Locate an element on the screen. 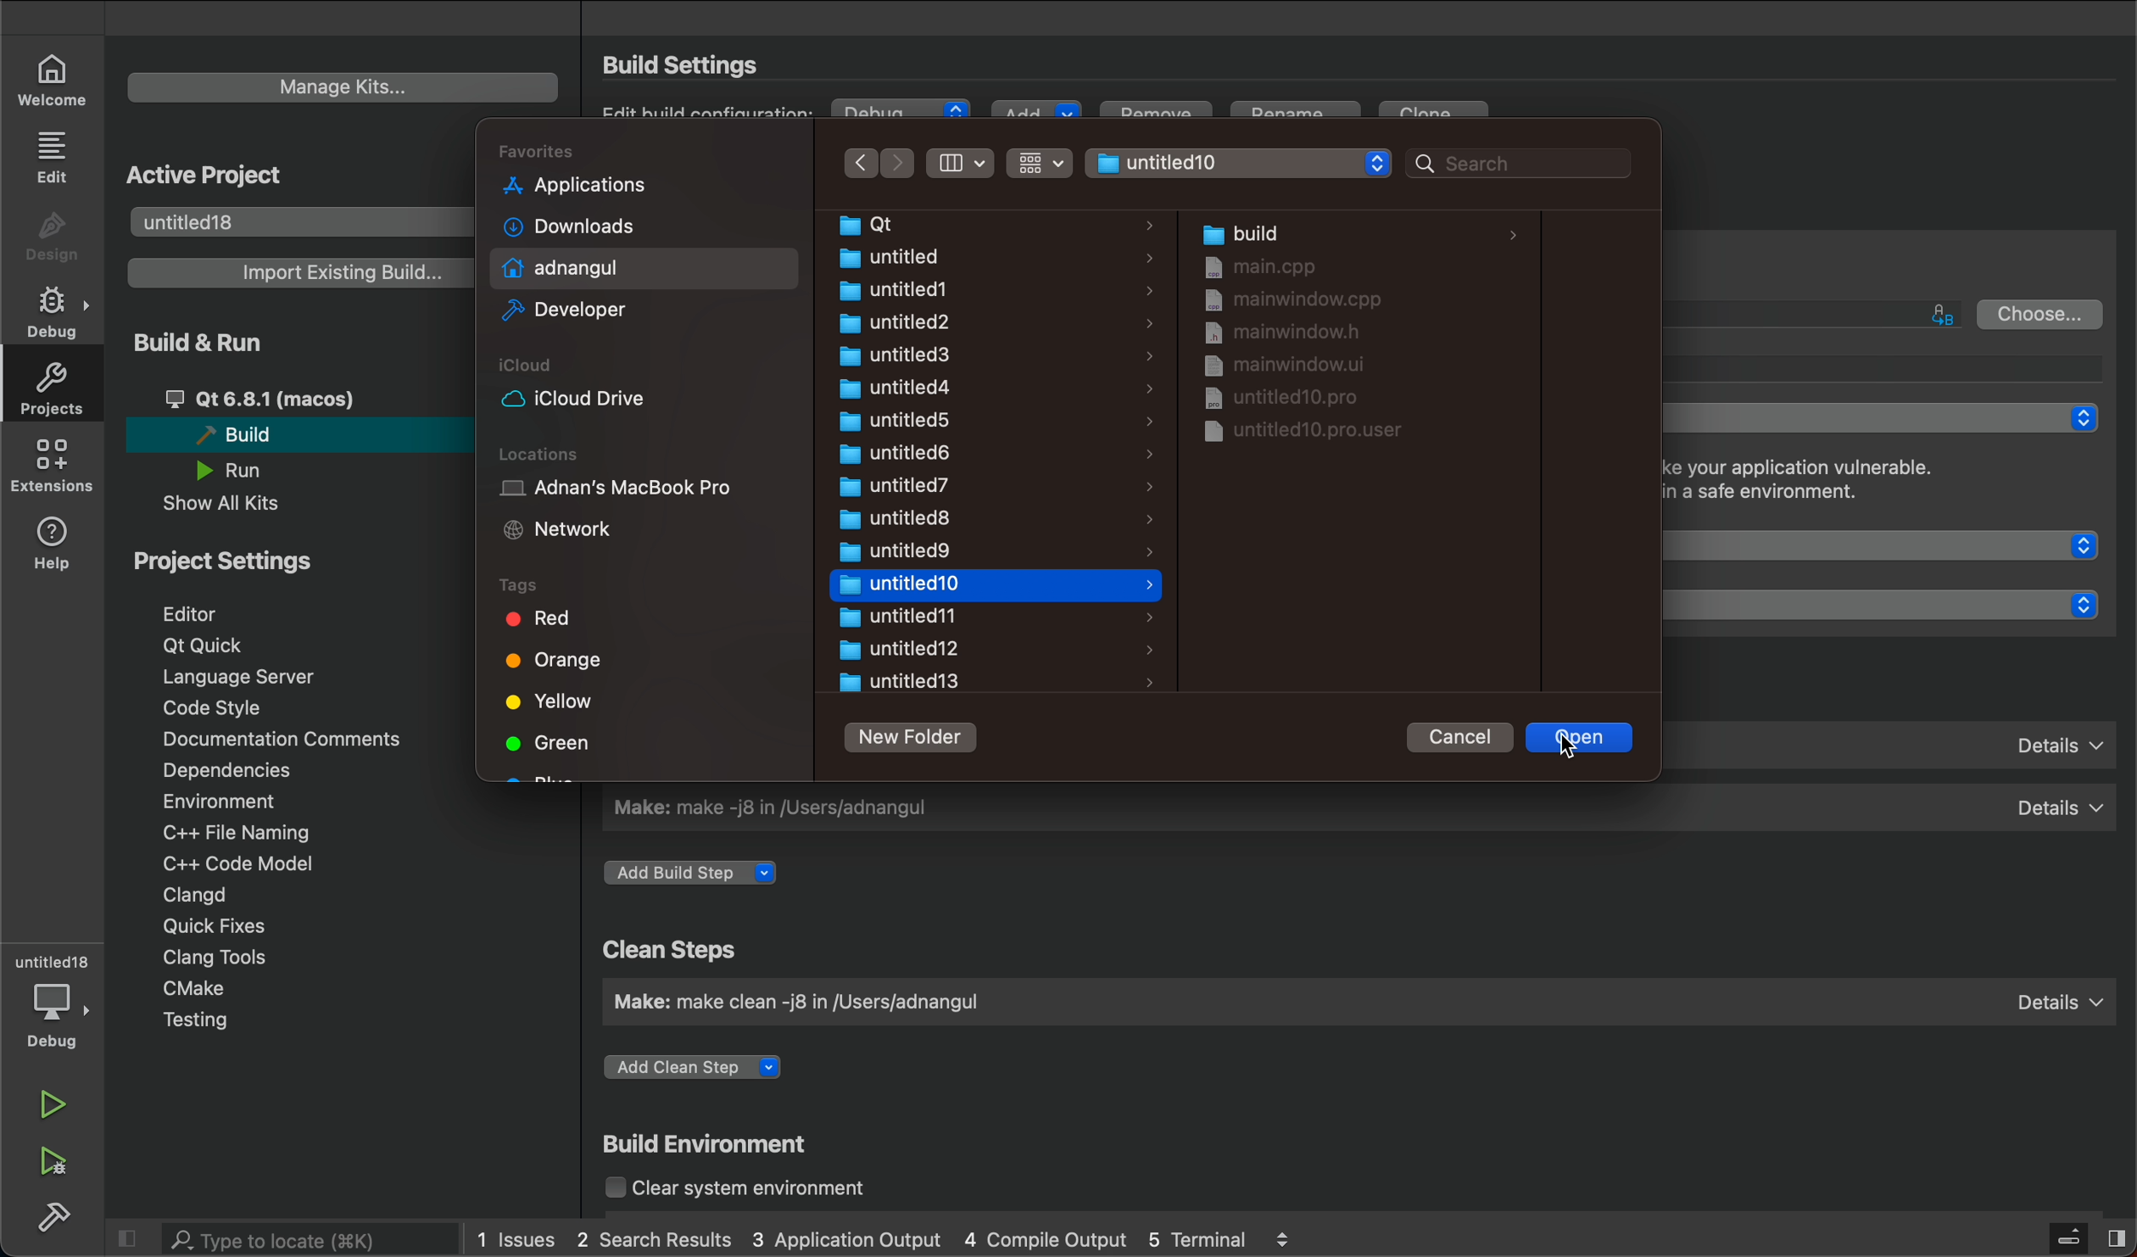  add clean step is located at coordinates (717, 1063).